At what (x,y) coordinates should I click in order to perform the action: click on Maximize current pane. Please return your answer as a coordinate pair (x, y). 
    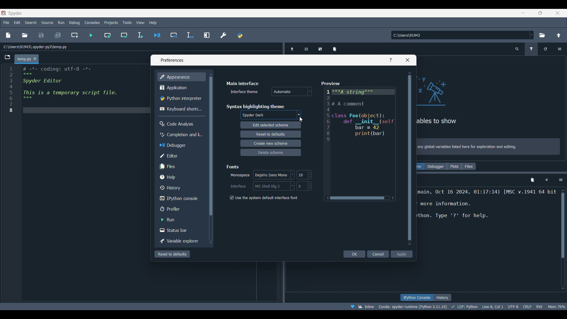
    Looking at the image, I should click on (207, 35).